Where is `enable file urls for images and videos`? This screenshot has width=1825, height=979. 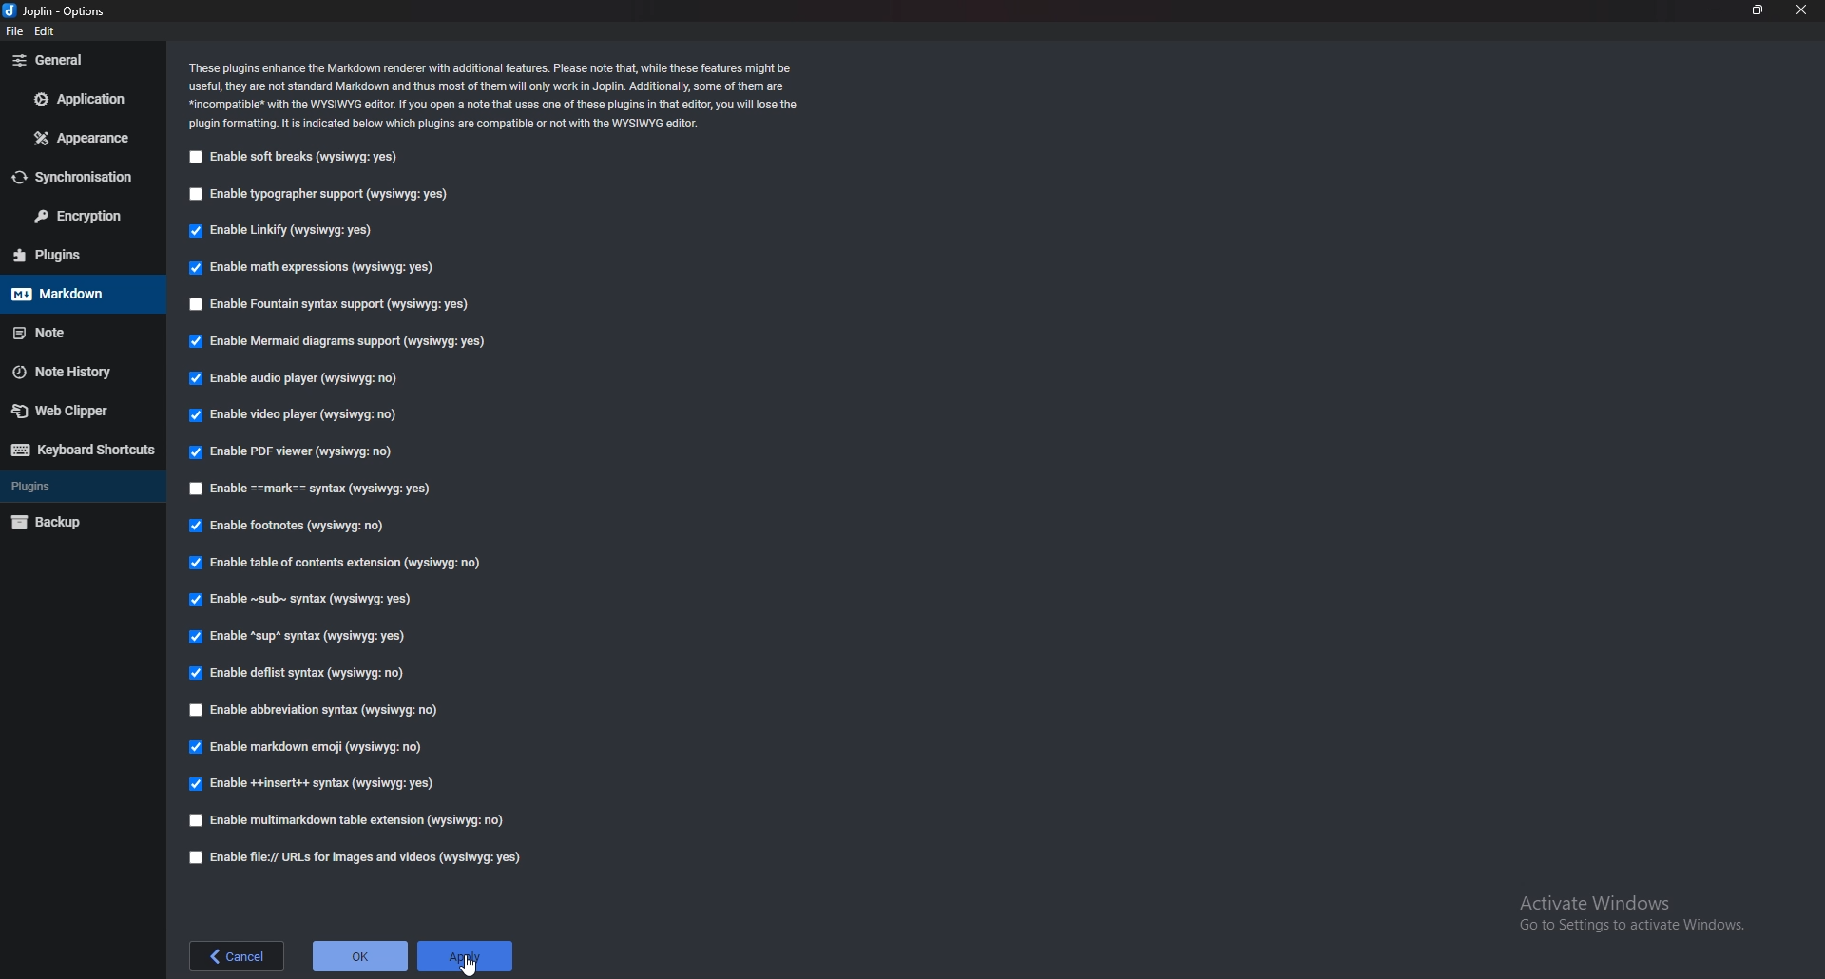
enable file urls for images and videos is located at coordinates (349, 857).